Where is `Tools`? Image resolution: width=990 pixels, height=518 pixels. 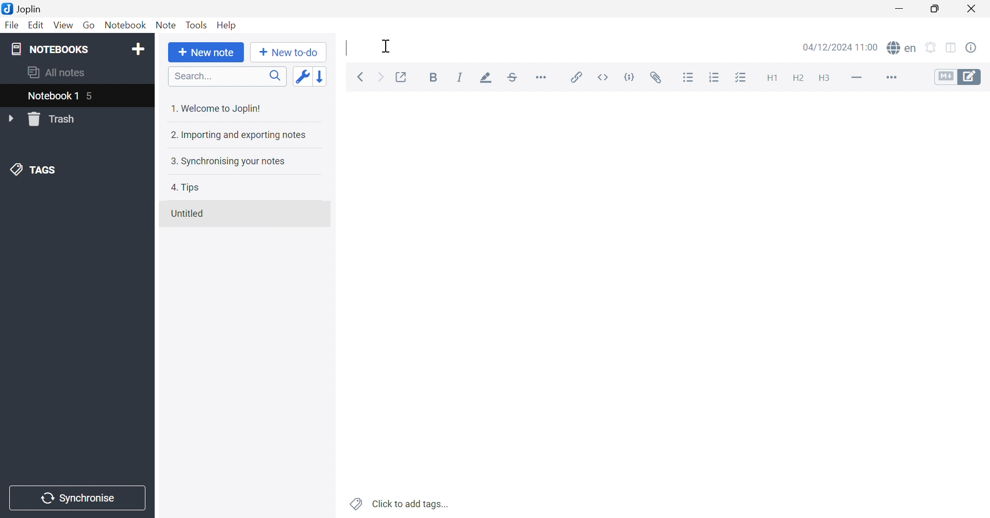 Tools is located at coordinates (197, 24).